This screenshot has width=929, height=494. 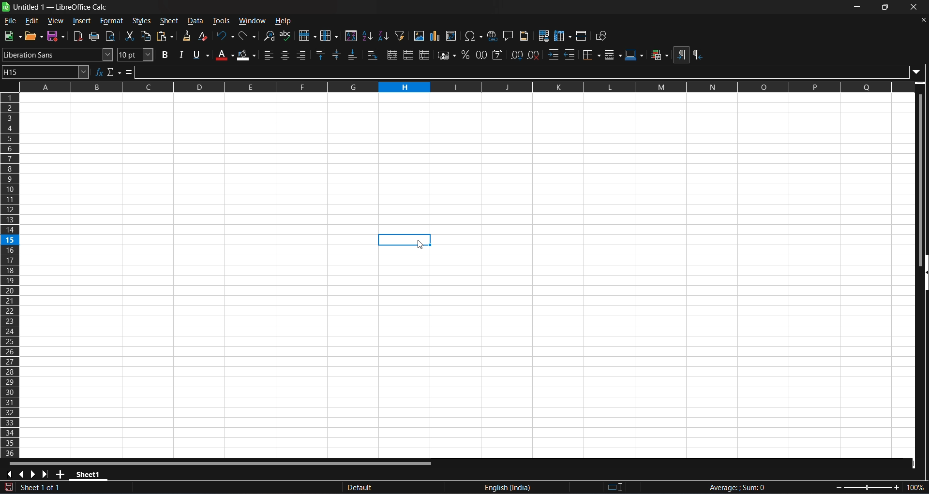 What do you see at coordinates (144, 21) in the screenshot?
I see `styles` at bounding box center [144, 21].